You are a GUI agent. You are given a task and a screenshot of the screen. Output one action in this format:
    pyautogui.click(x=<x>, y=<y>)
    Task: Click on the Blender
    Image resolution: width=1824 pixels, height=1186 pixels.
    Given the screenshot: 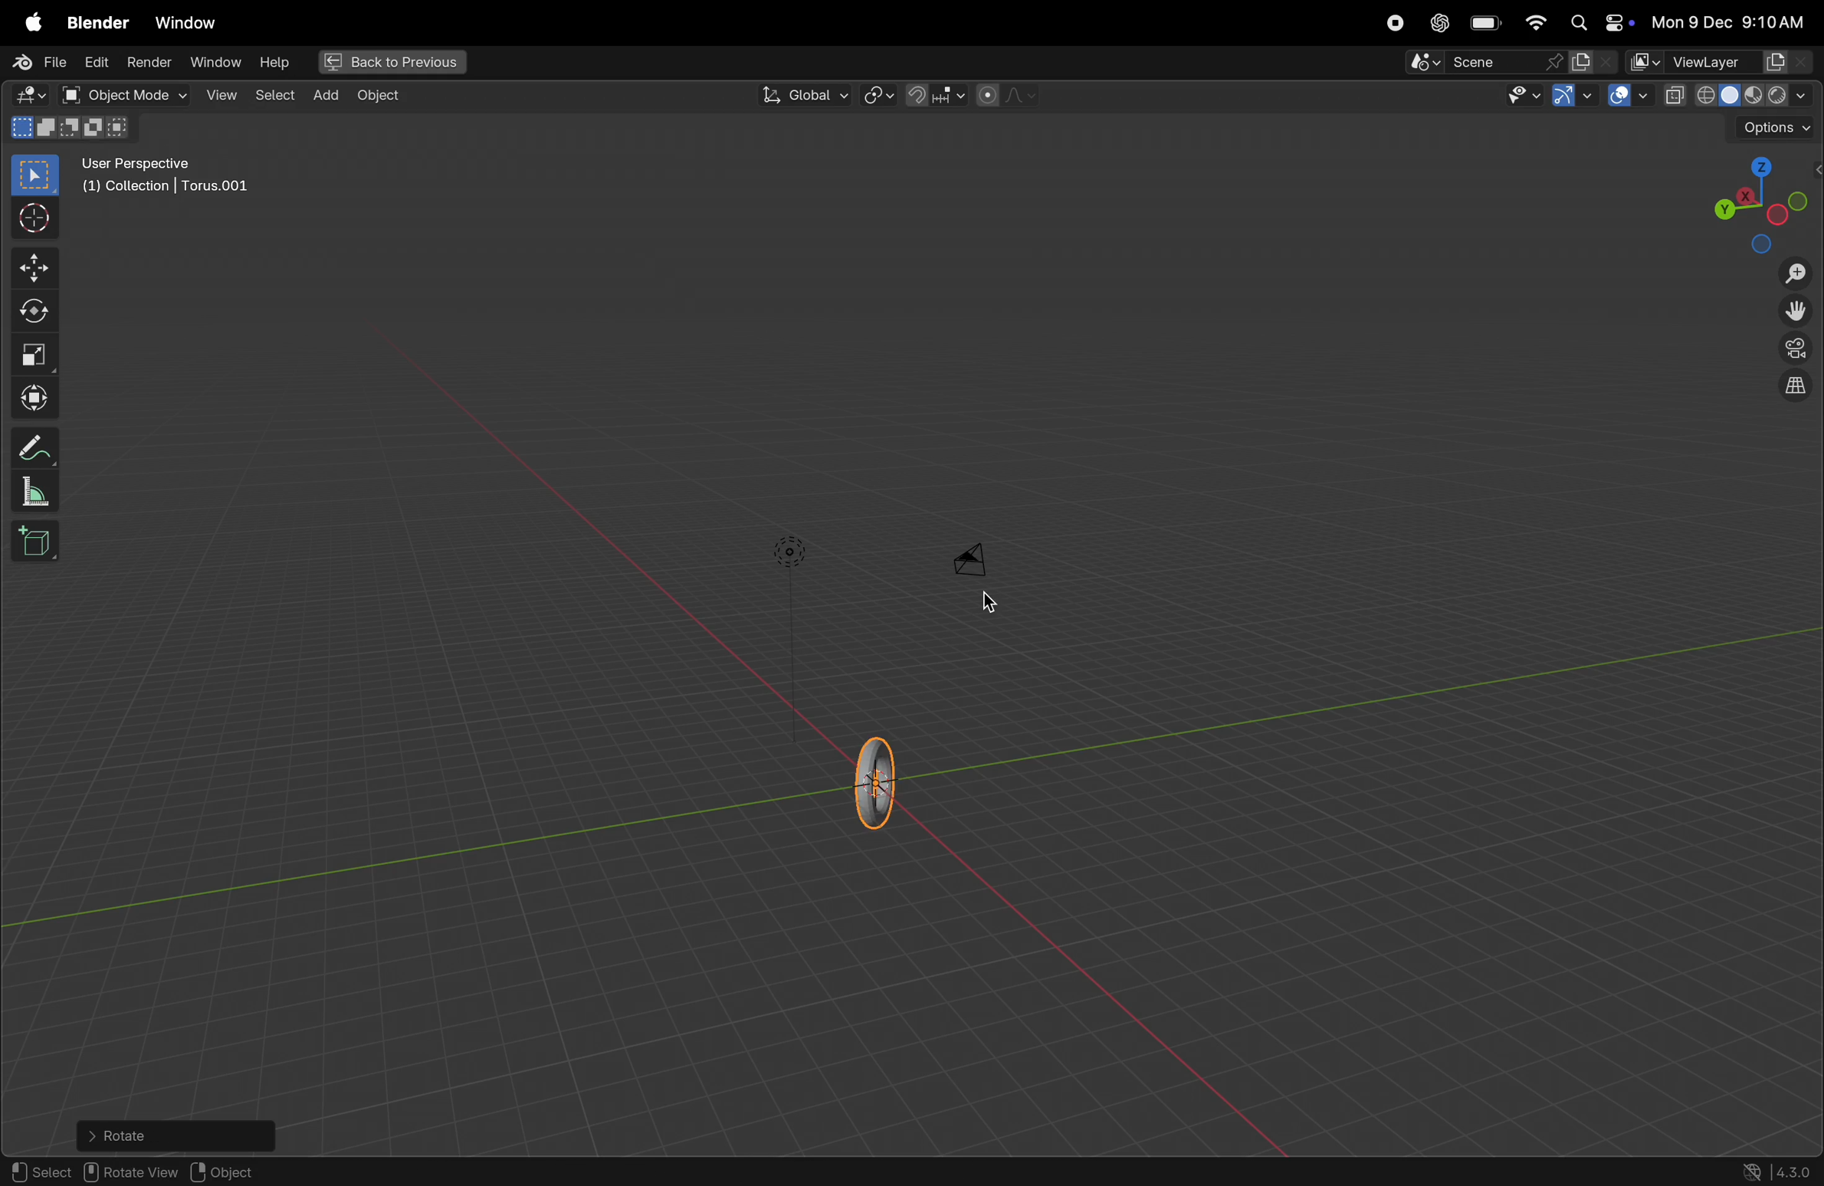 What is the action you would take?
    pyautogui.click(x=93, y=21)
    